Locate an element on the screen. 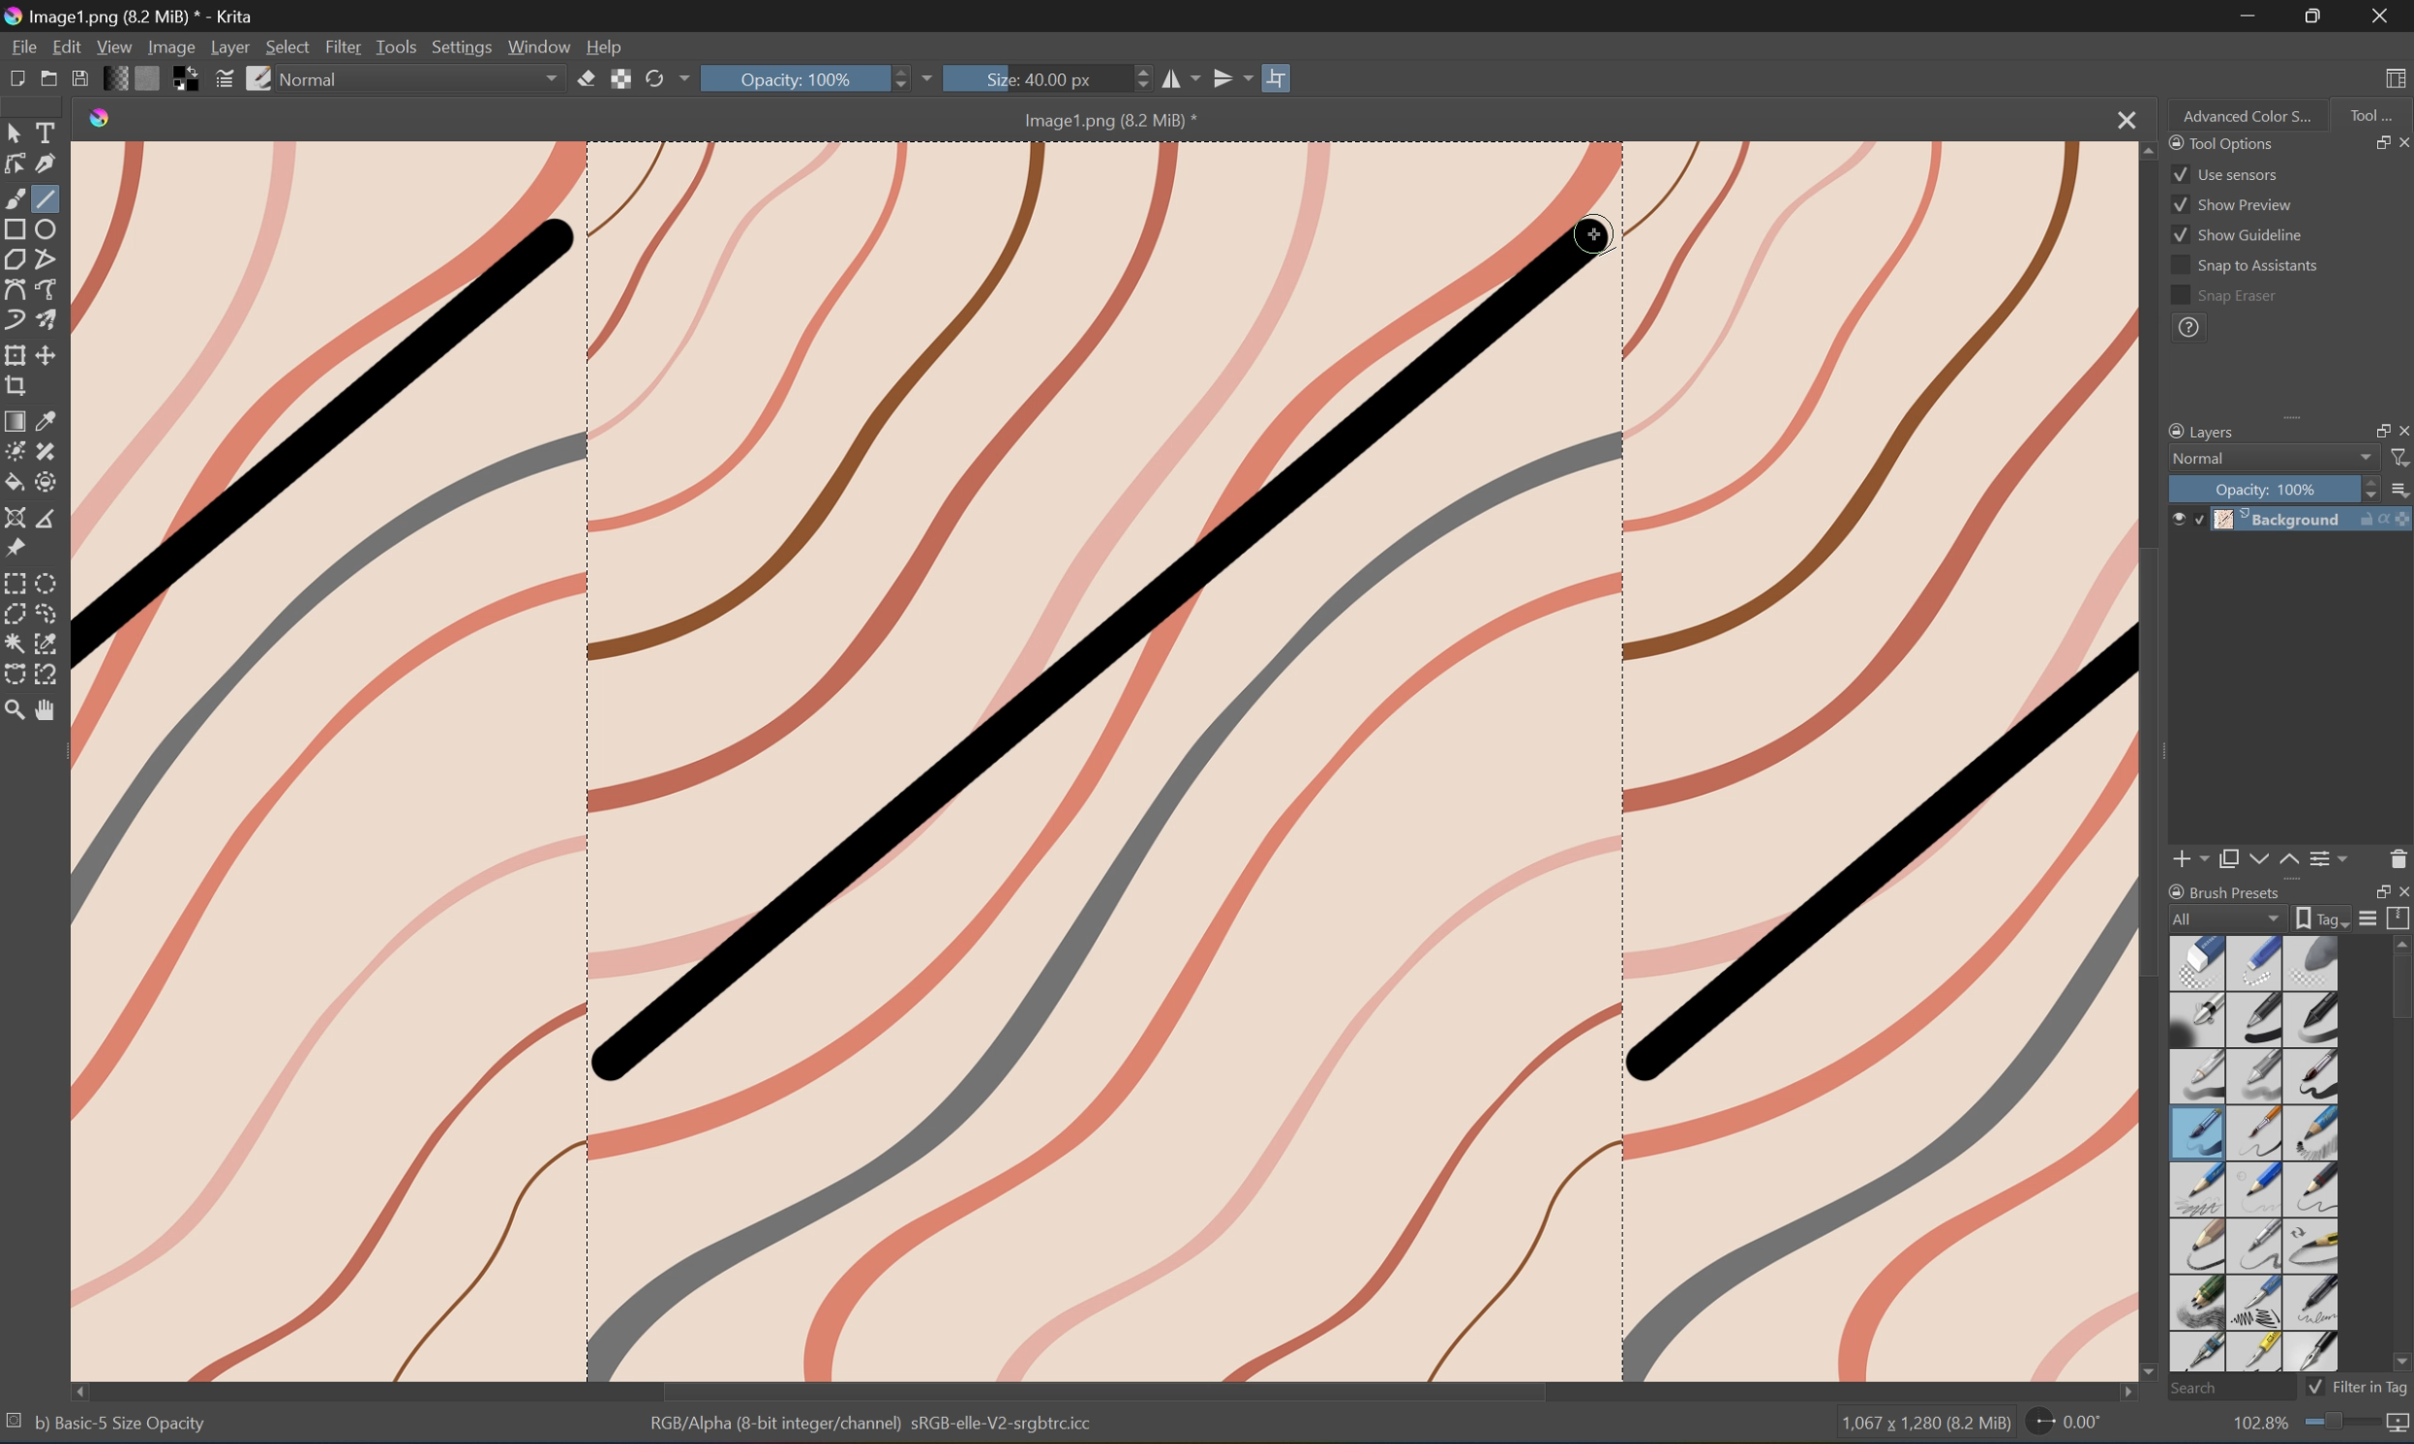  Expand is located at coordinates (2298, 423).